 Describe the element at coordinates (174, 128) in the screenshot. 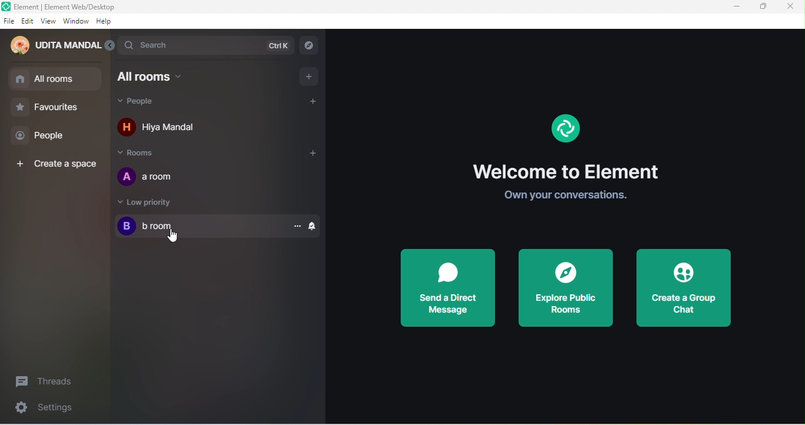

I see `hiya mandal` at that location.